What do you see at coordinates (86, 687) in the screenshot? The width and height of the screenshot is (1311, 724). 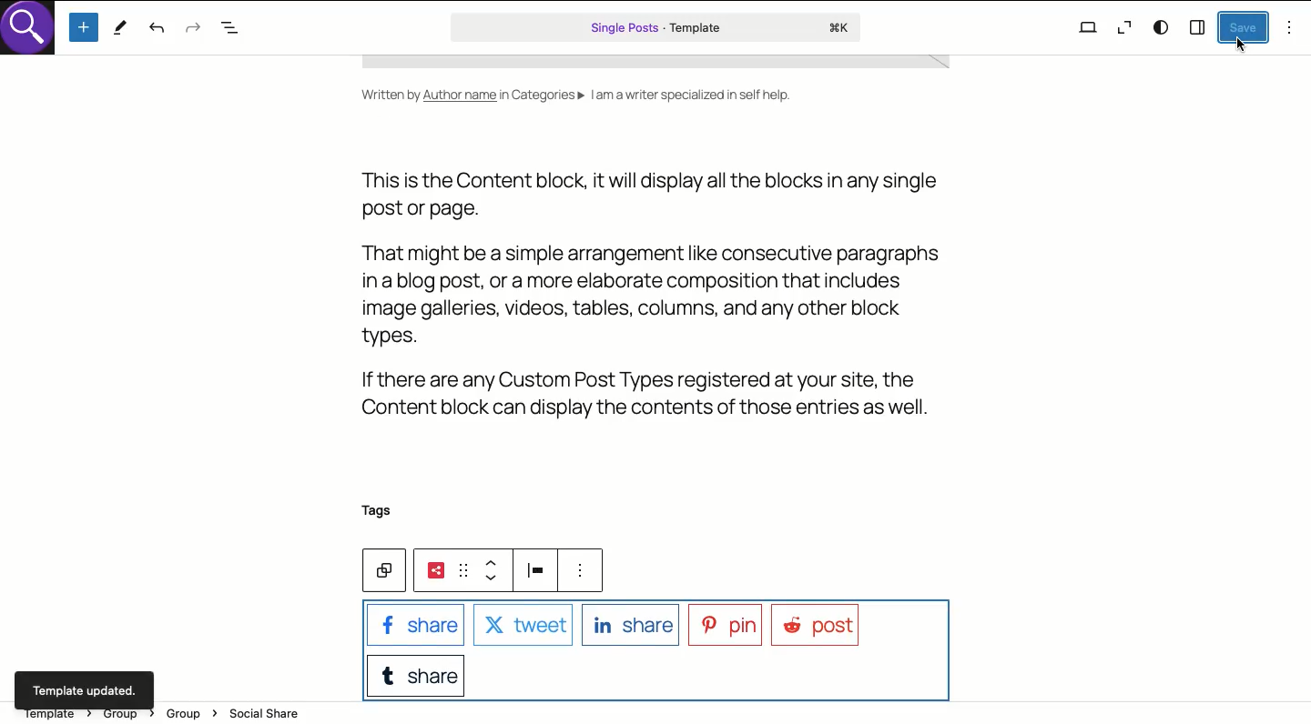 I see `Template updated` at bounding box center [86, 687].